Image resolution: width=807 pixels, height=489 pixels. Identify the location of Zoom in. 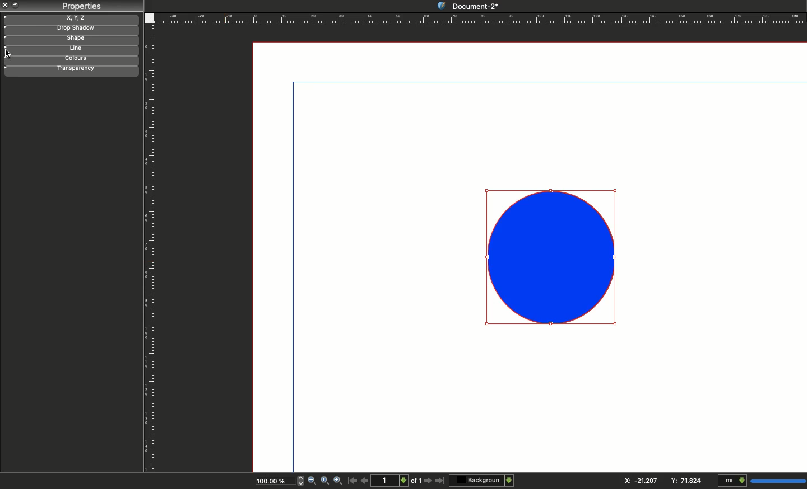
(338, 481).